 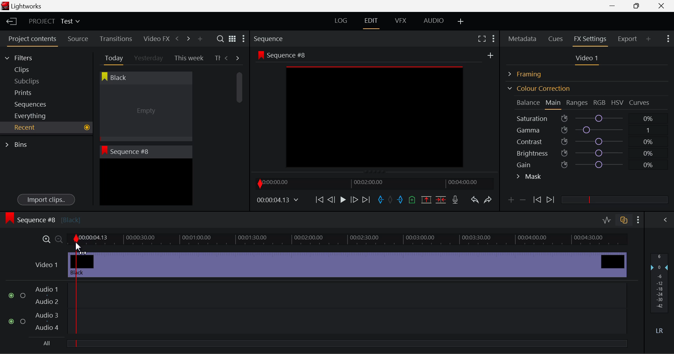 What do you see at coordinates (34, 81) in the screenshot?
I see `Subclips` at bounding box center [34, 81].